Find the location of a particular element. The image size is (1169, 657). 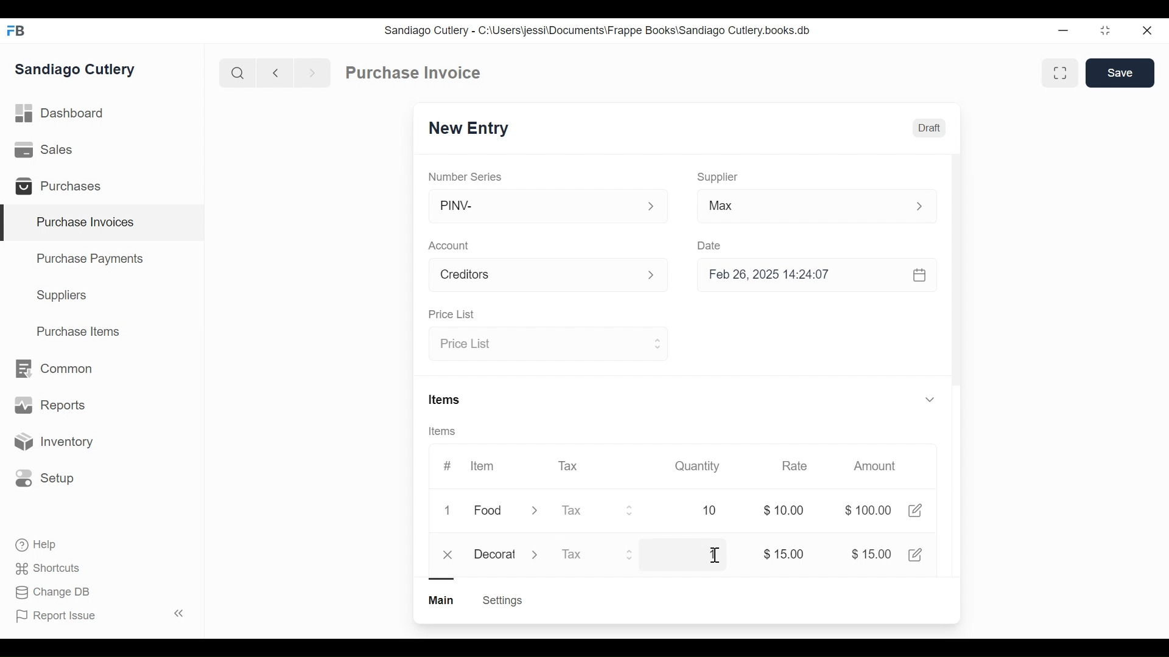

10 is located at coordinates (695, 510).